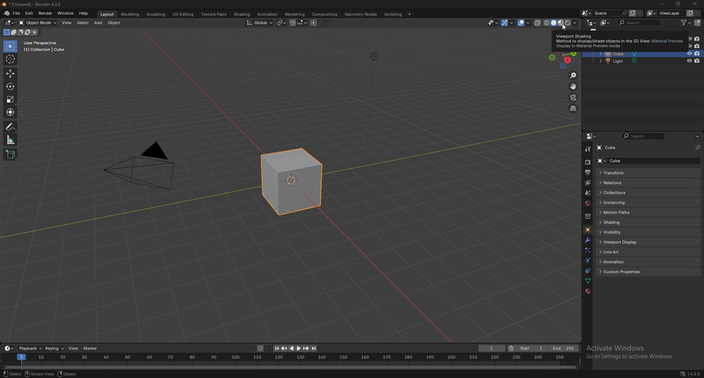 The height and width of the screenshot is (378, 704). Describe the element at coordinates (635, 173) in the screenshot. I see `transform` at that location.